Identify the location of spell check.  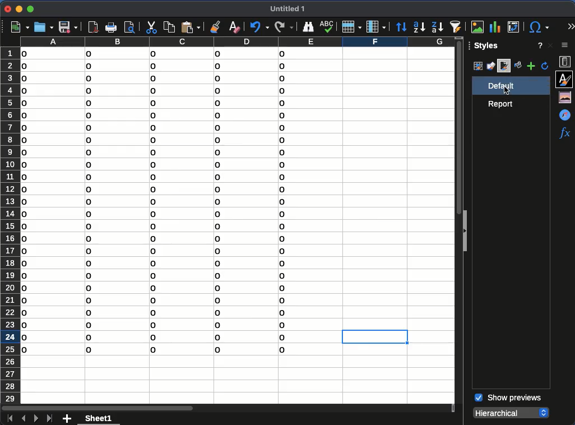
(327, 27).